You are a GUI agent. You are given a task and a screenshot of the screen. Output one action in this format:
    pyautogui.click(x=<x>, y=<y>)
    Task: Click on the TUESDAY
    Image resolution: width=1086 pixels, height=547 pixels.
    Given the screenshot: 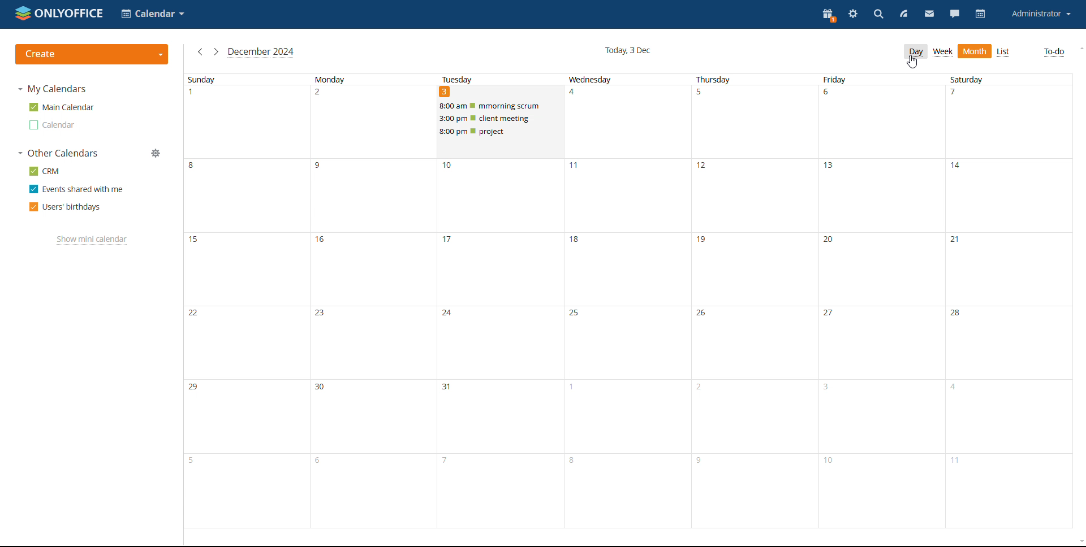 What is the action you would take?
    pyautogui.click(x=498, y=79)
    